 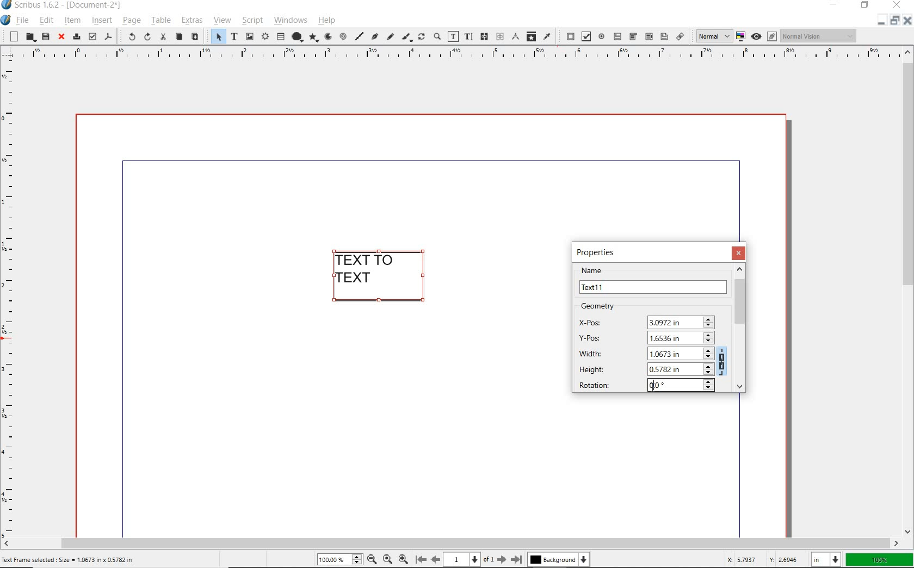 I want to click on edit text with story editor, so click(x=468, y=36).